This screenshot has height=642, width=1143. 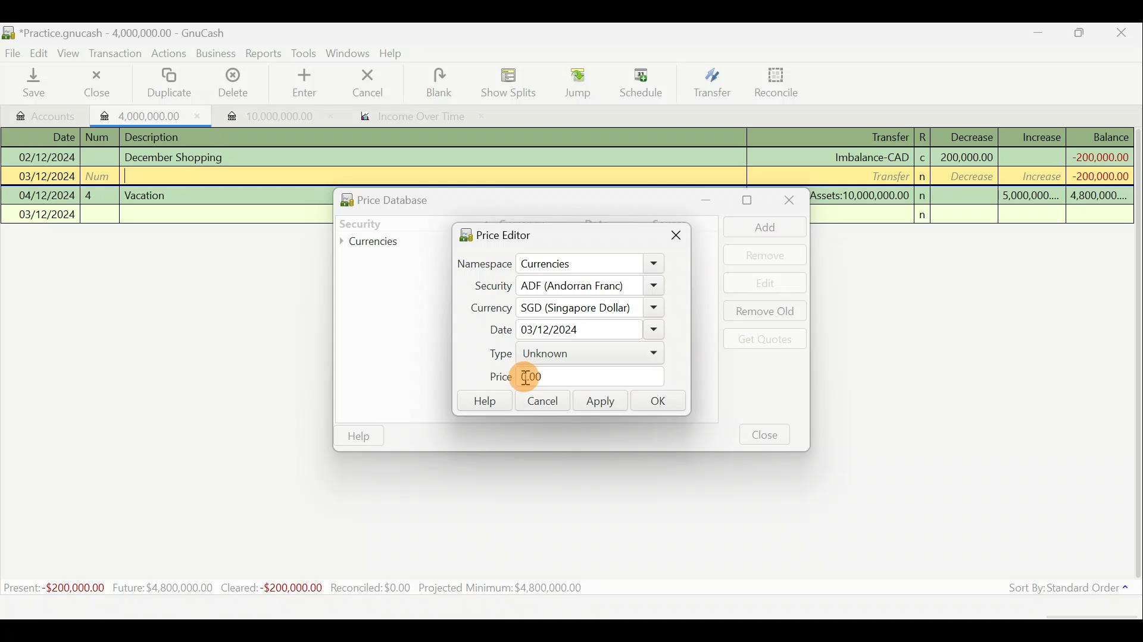 I want to click on Date , so click(x=55, y=137).